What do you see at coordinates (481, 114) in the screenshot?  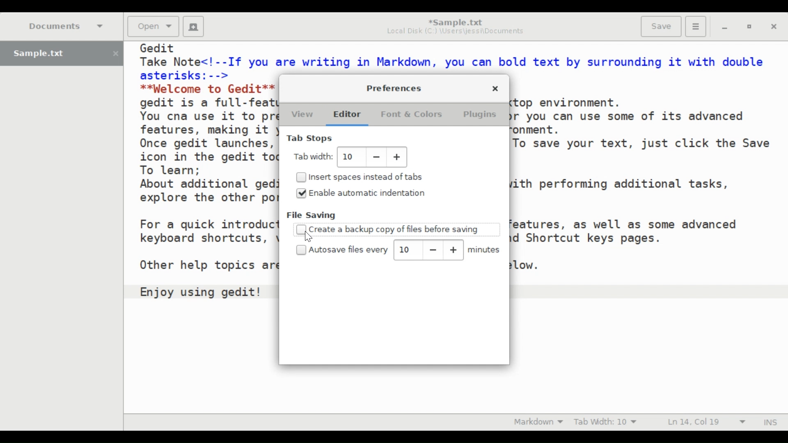 I see `Plugins` at bounding box center [481, 114].